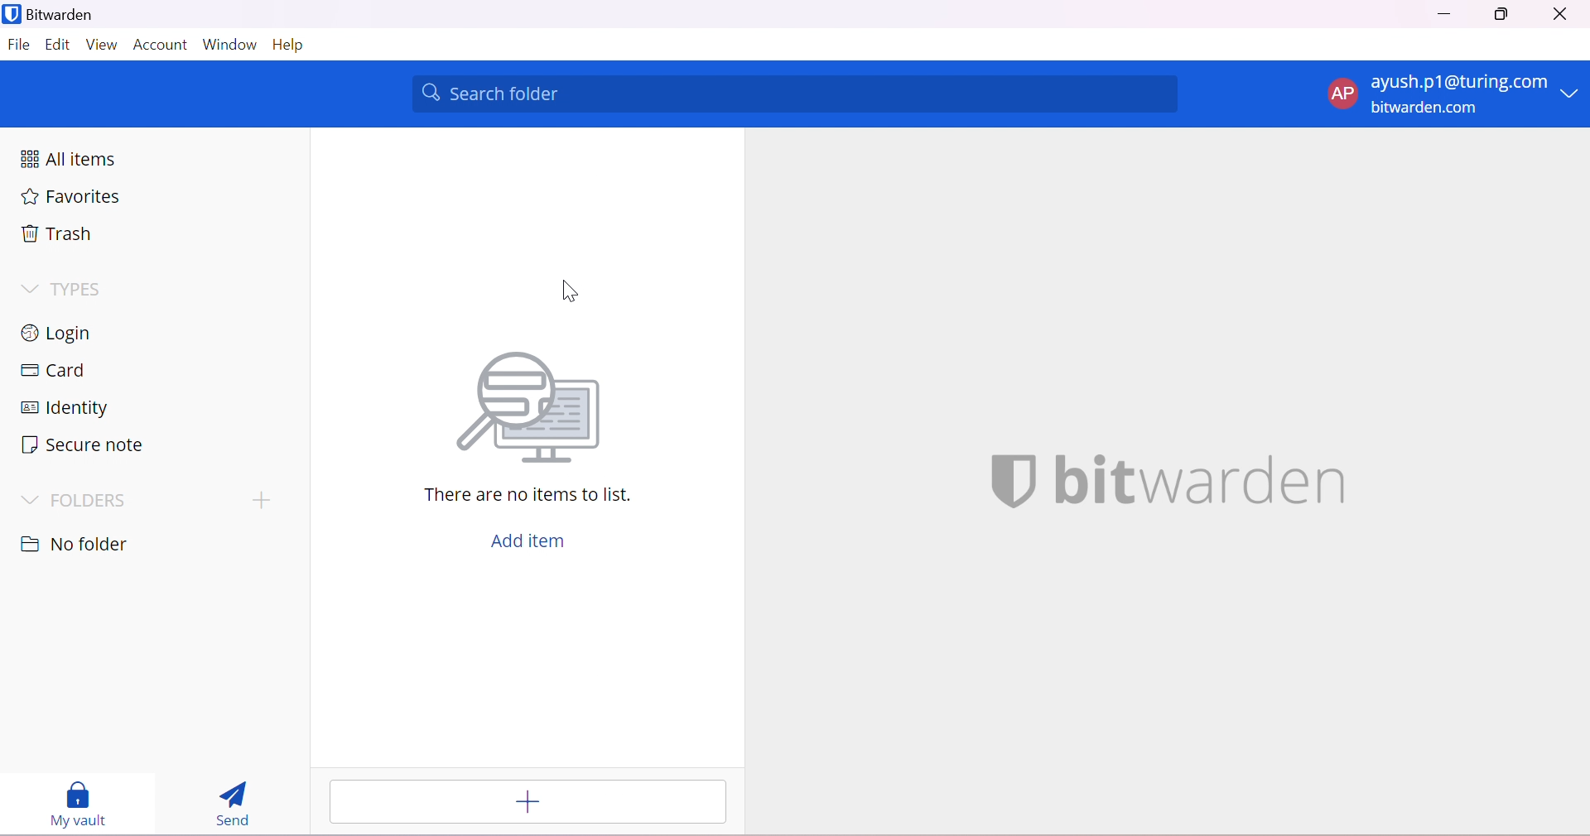 The width and height of the screenshot is (1590, 836). Describe the element at coordinates (82, 445) in the screenshot. I see `Secure note` at that location.